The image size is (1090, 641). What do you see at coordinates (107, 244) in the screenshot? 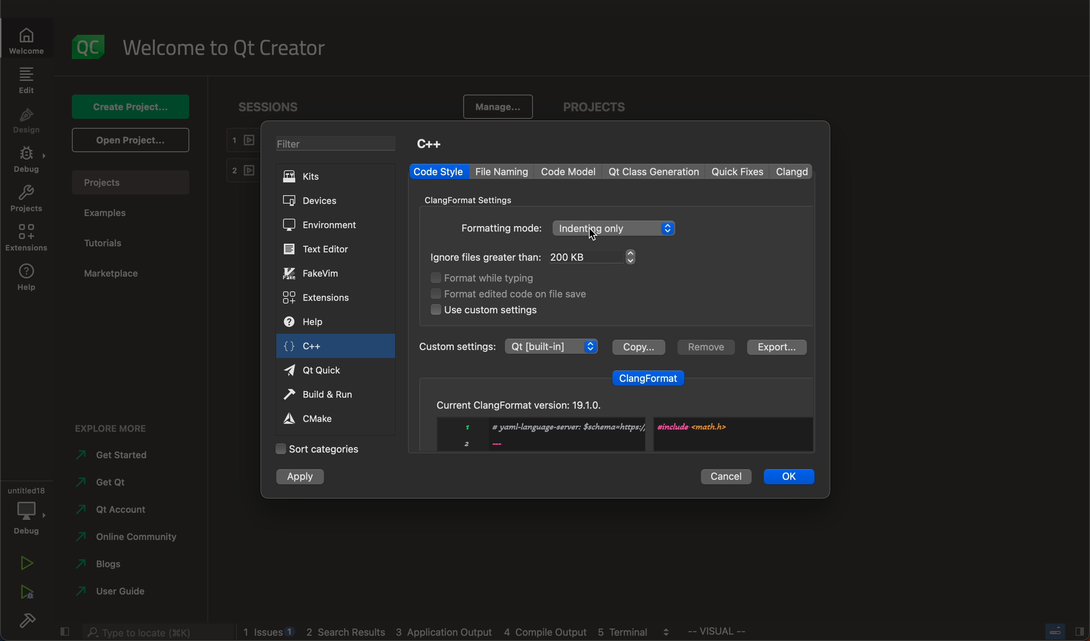
I see `tutorials` at bounding box center [107, 244].